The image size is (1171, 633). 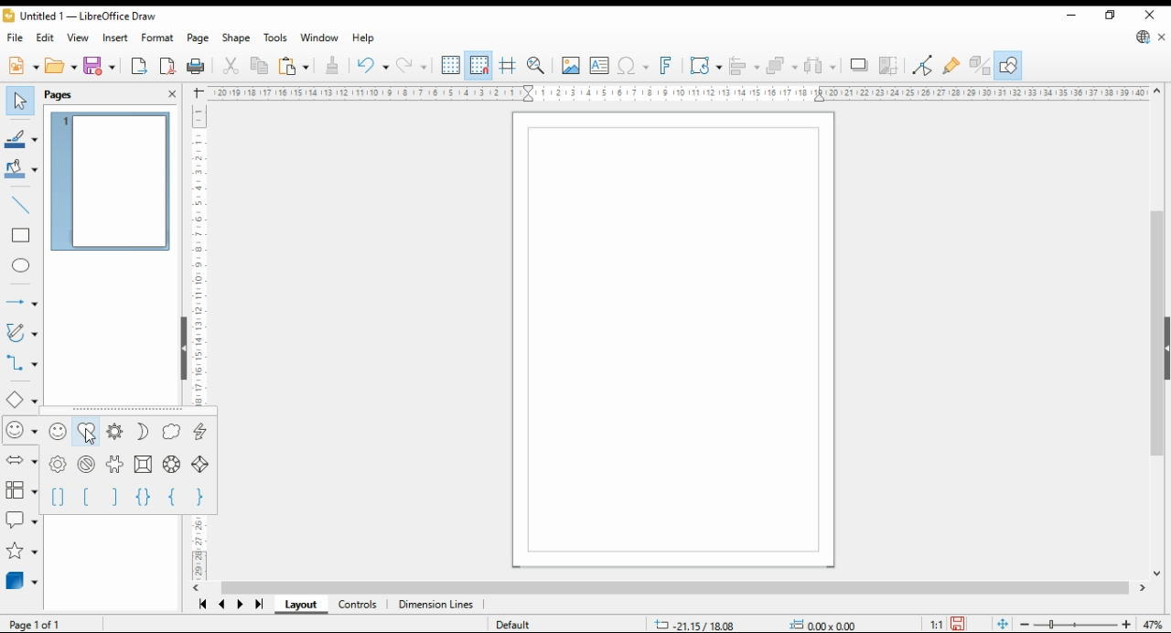 What do you see at coordinates (752, 624) in the screenshot?
I see `status` at bounding box center [752, 624].